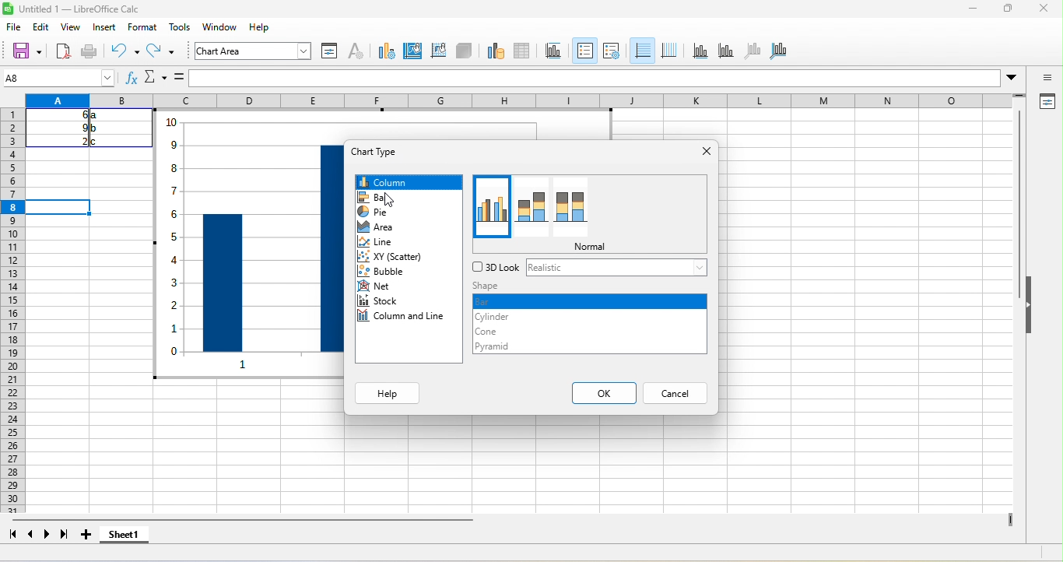 Image resolution: width=1063 pixels, height=562 pixels. What do you see at coordinates (15, 328) in the screenshot?
I see `rows` at bounding box center [15, 328].